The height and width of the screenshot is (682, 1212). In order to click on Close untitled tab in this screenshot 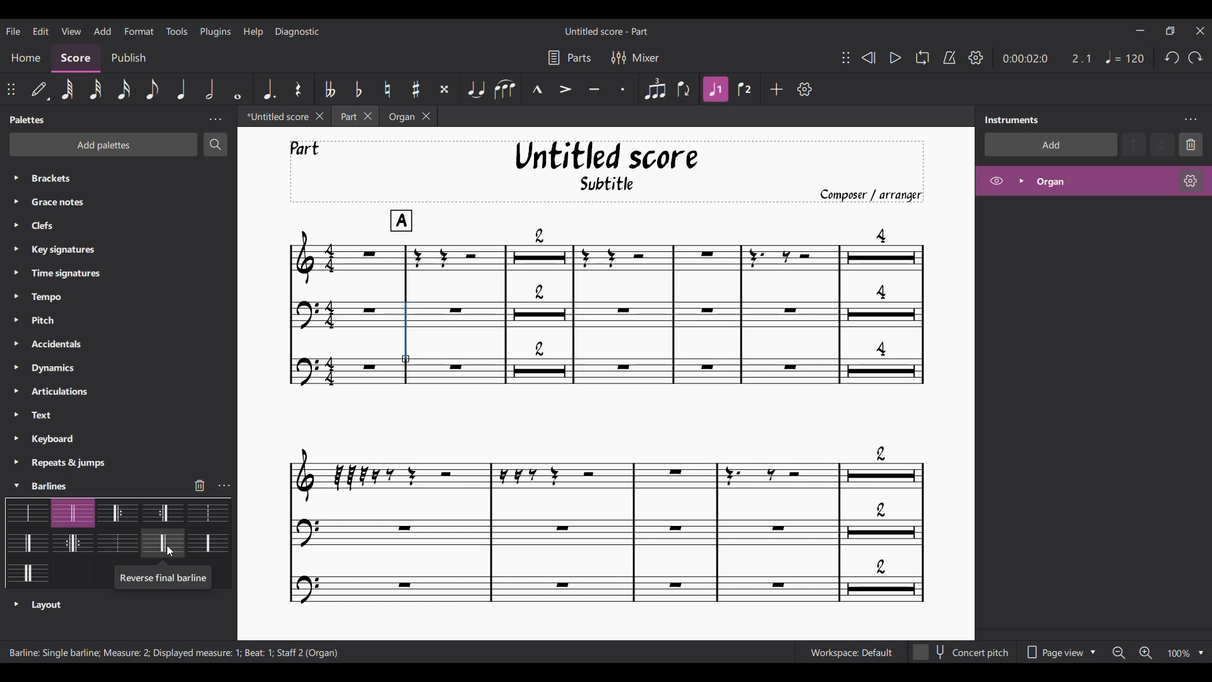, I will do `click(320, 116)`.